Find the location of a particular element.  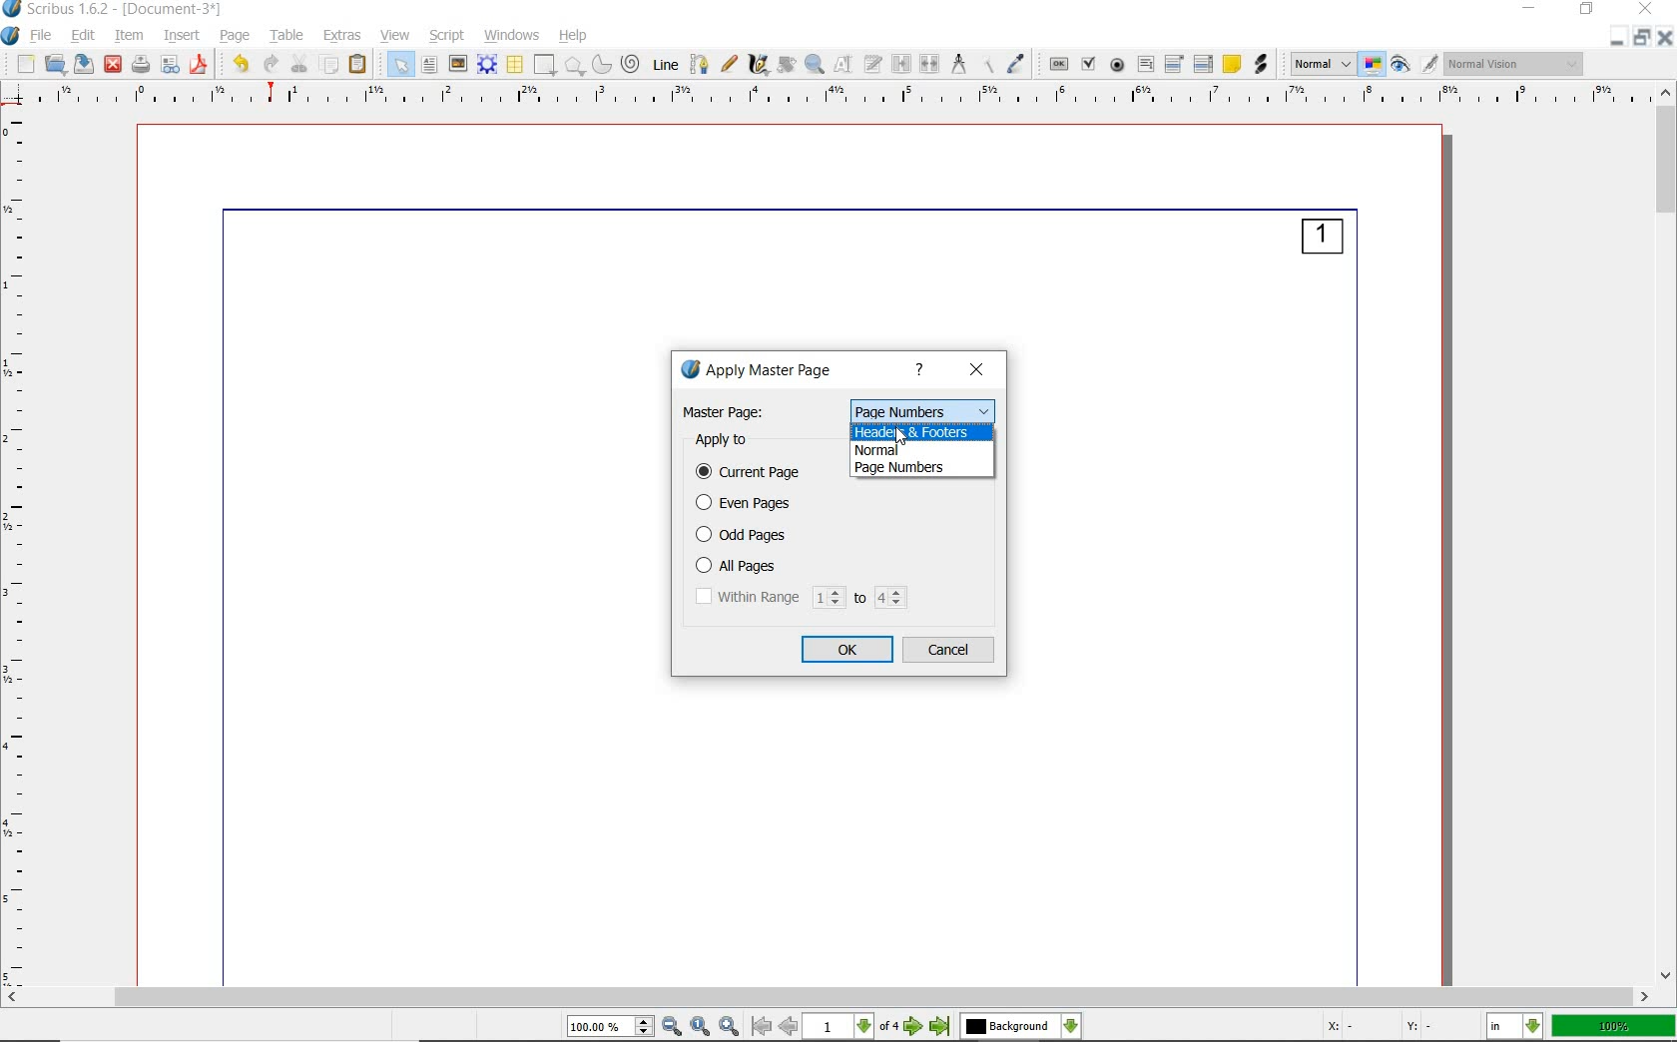

preflight verifier is located at coordinates (172, 65).